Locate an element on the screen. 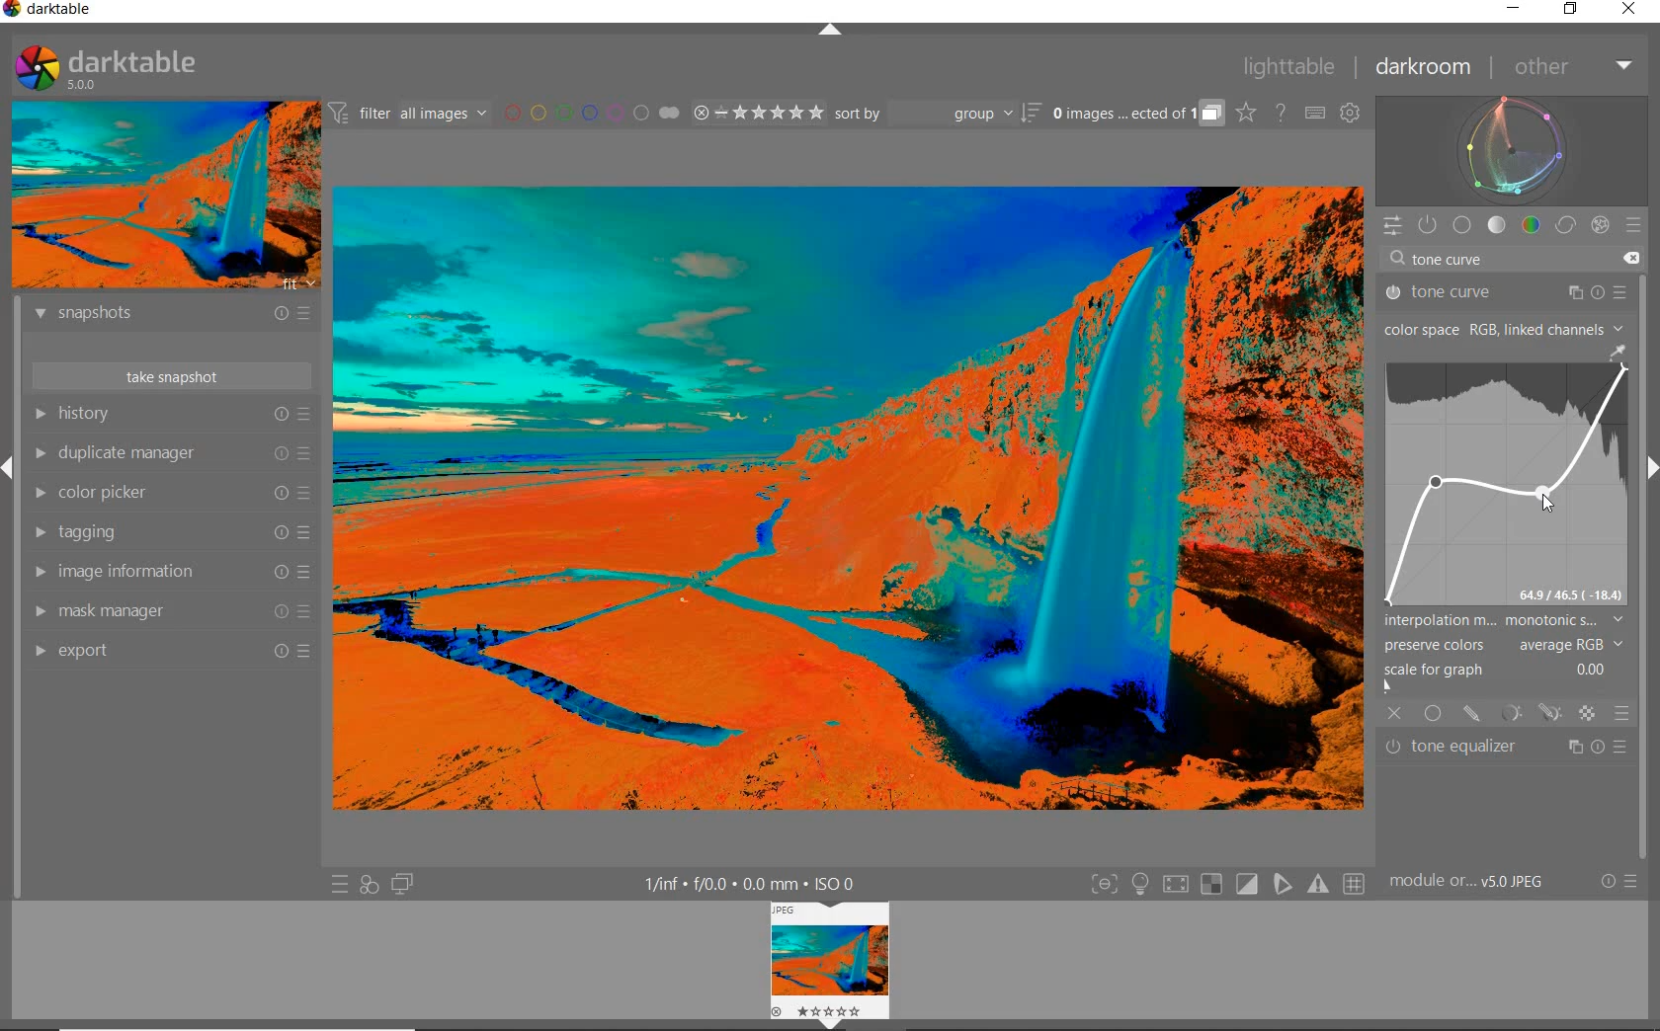  Tone curve is located at coordinates (1461, 498).